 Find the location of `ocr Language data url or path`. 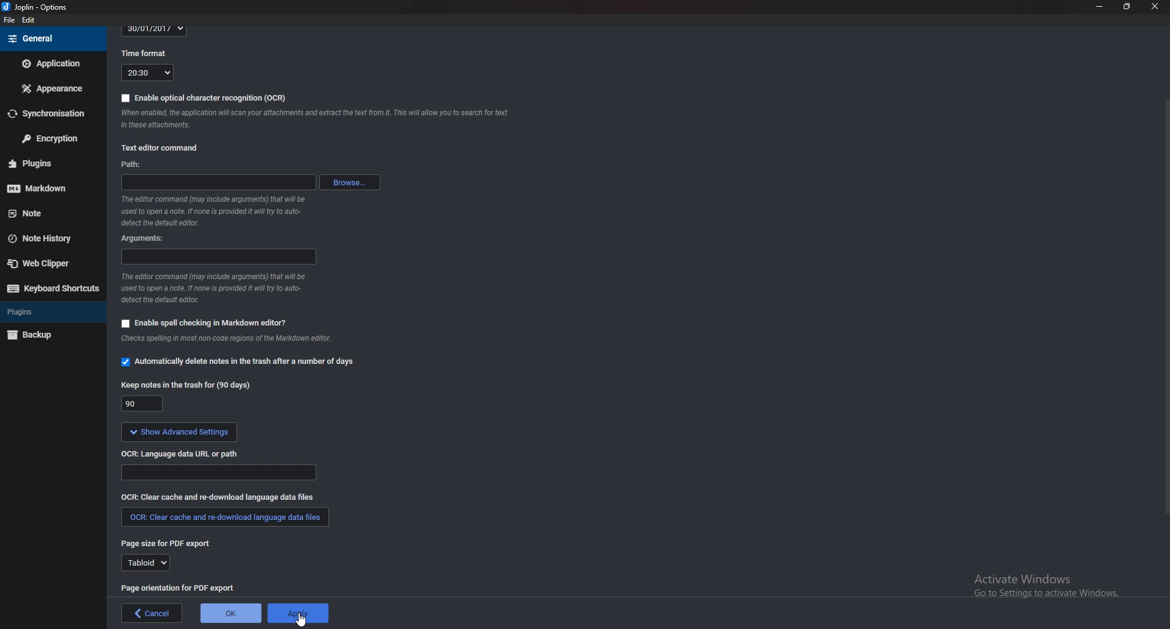

ocr Language data url or path is located at coordinates (182, 453).